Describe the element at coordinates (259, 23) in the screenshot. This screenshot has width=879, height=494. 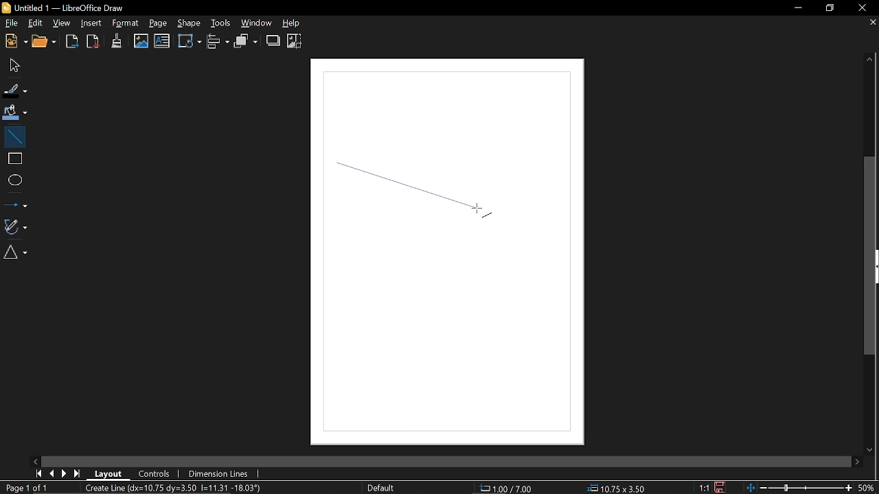
I see `Window` at that location.